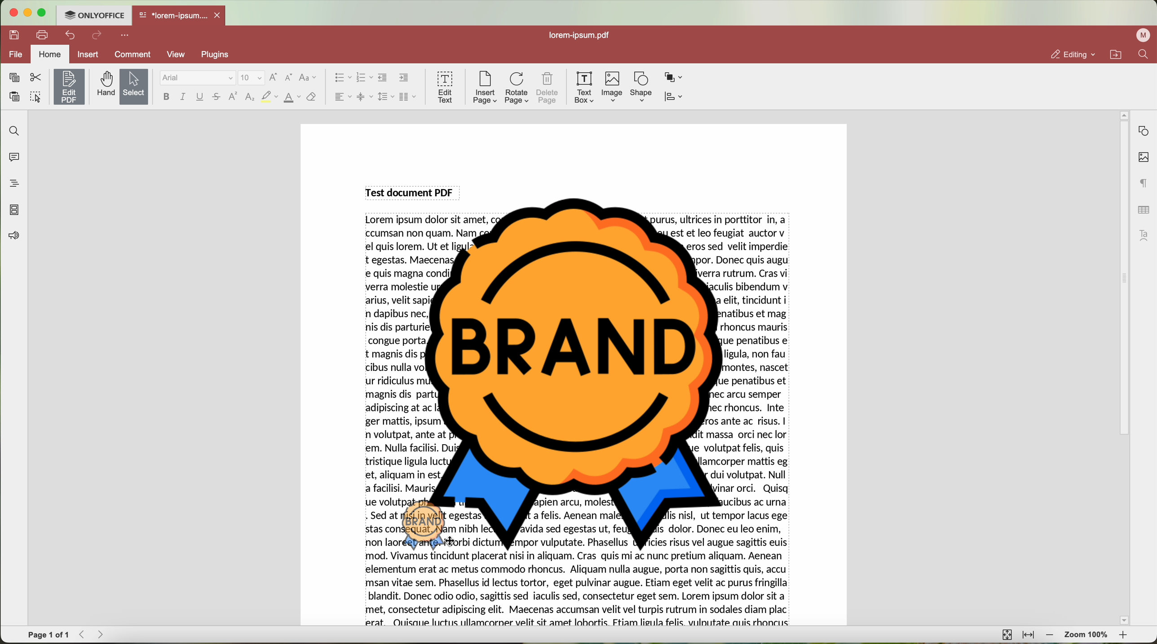 The height and width of the screenshot is (644, 1157). Describe the element at coordinates (1050, 635) in the screenshot. I see `zoom out` at that location.